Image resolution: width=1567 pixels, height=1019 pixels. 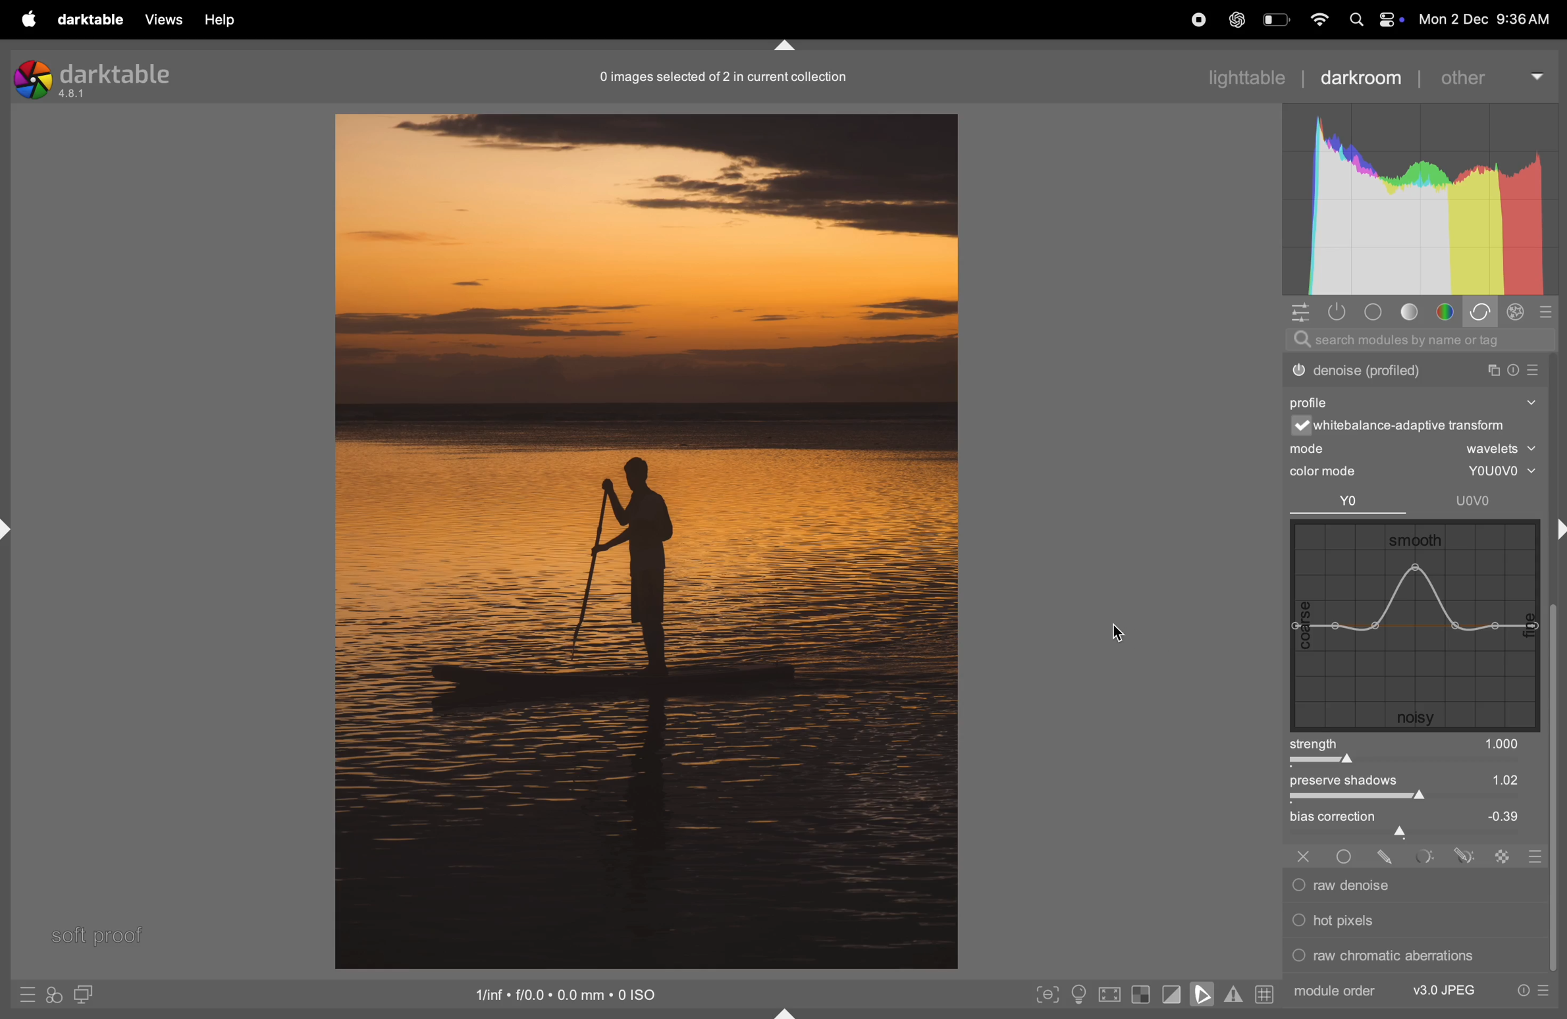 What do you see at coordinates (1191, 21) in the screenshot?
I see `record` at bounding box center [1191, 21].